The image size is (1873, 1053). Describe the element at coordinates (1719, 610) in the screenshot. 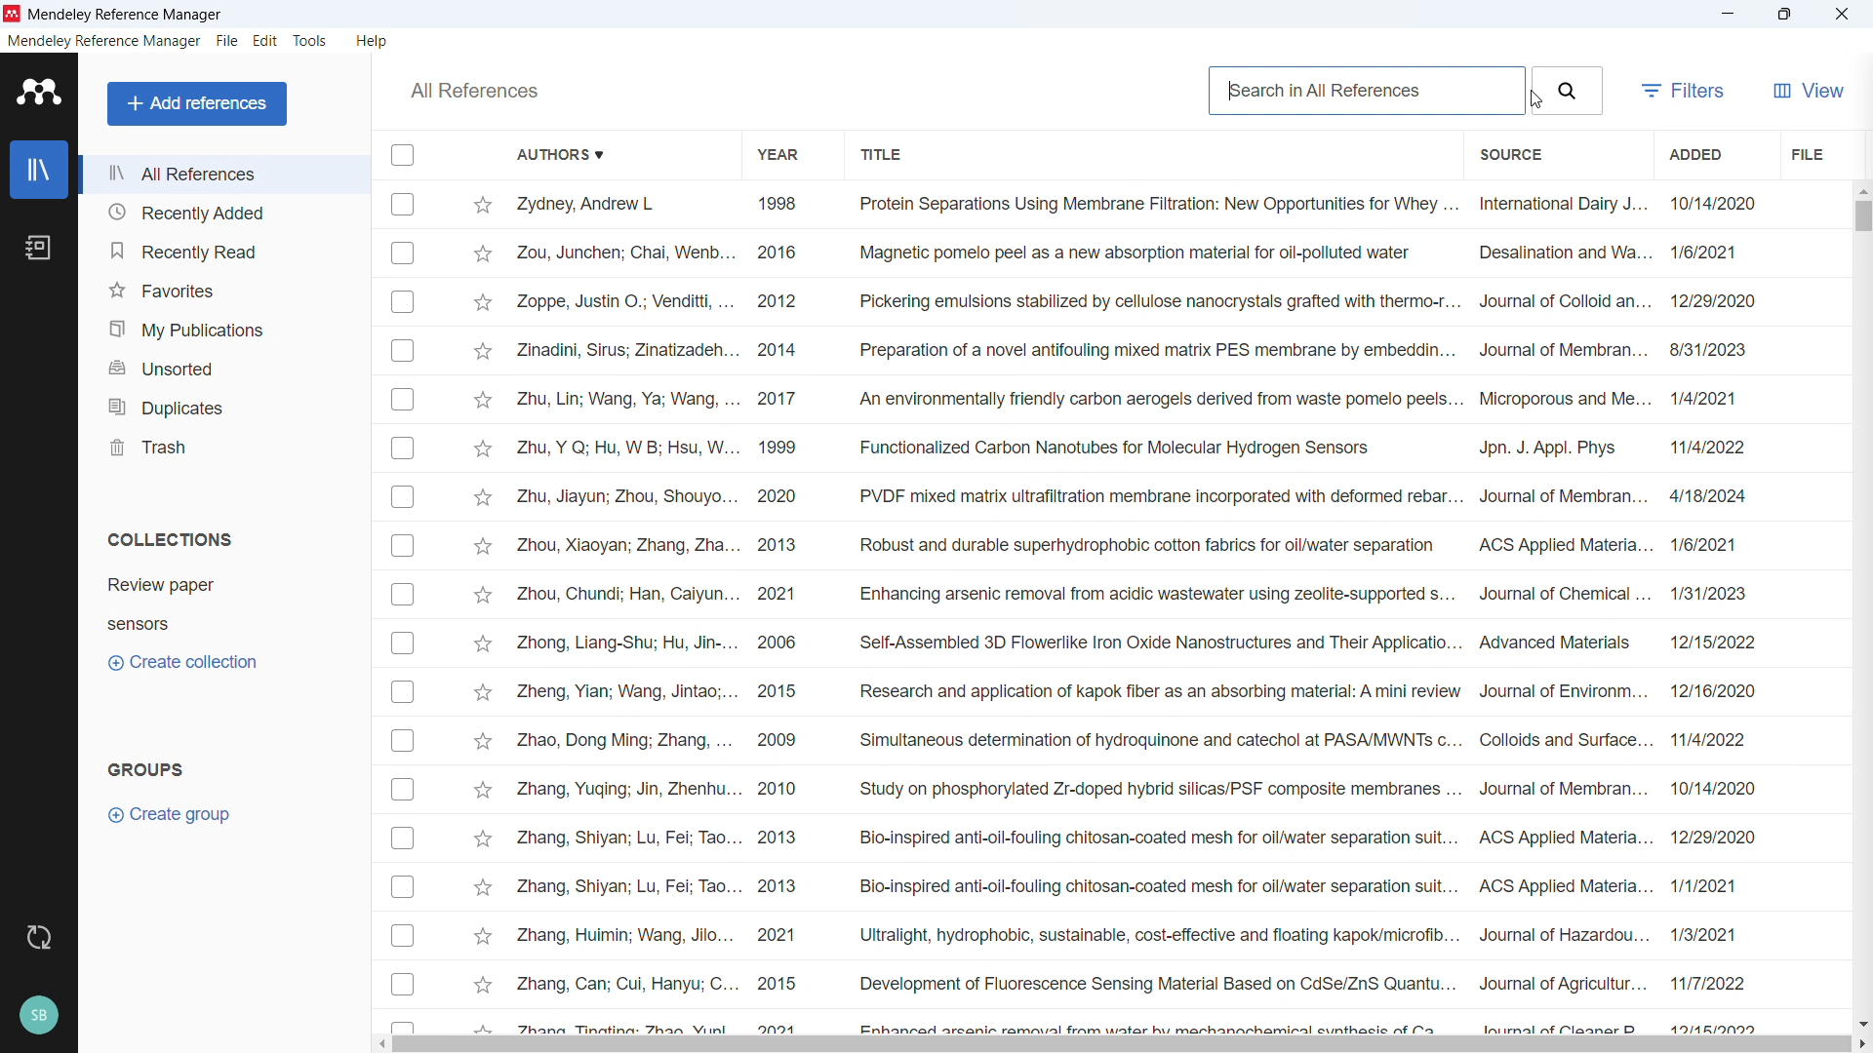

I see `Dates of adding individual entries ` at that location.